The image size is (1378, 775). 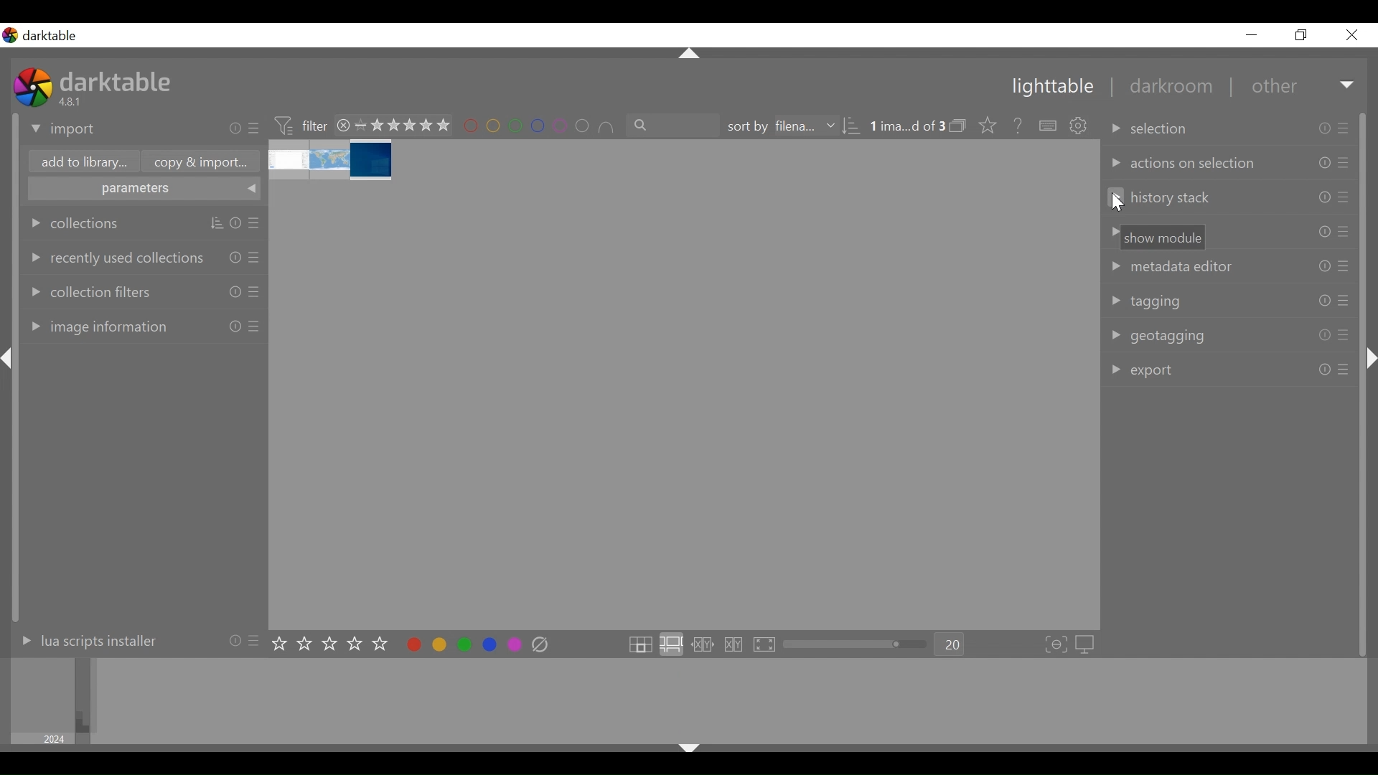 I want to click on info, so click(x=235, y=291).